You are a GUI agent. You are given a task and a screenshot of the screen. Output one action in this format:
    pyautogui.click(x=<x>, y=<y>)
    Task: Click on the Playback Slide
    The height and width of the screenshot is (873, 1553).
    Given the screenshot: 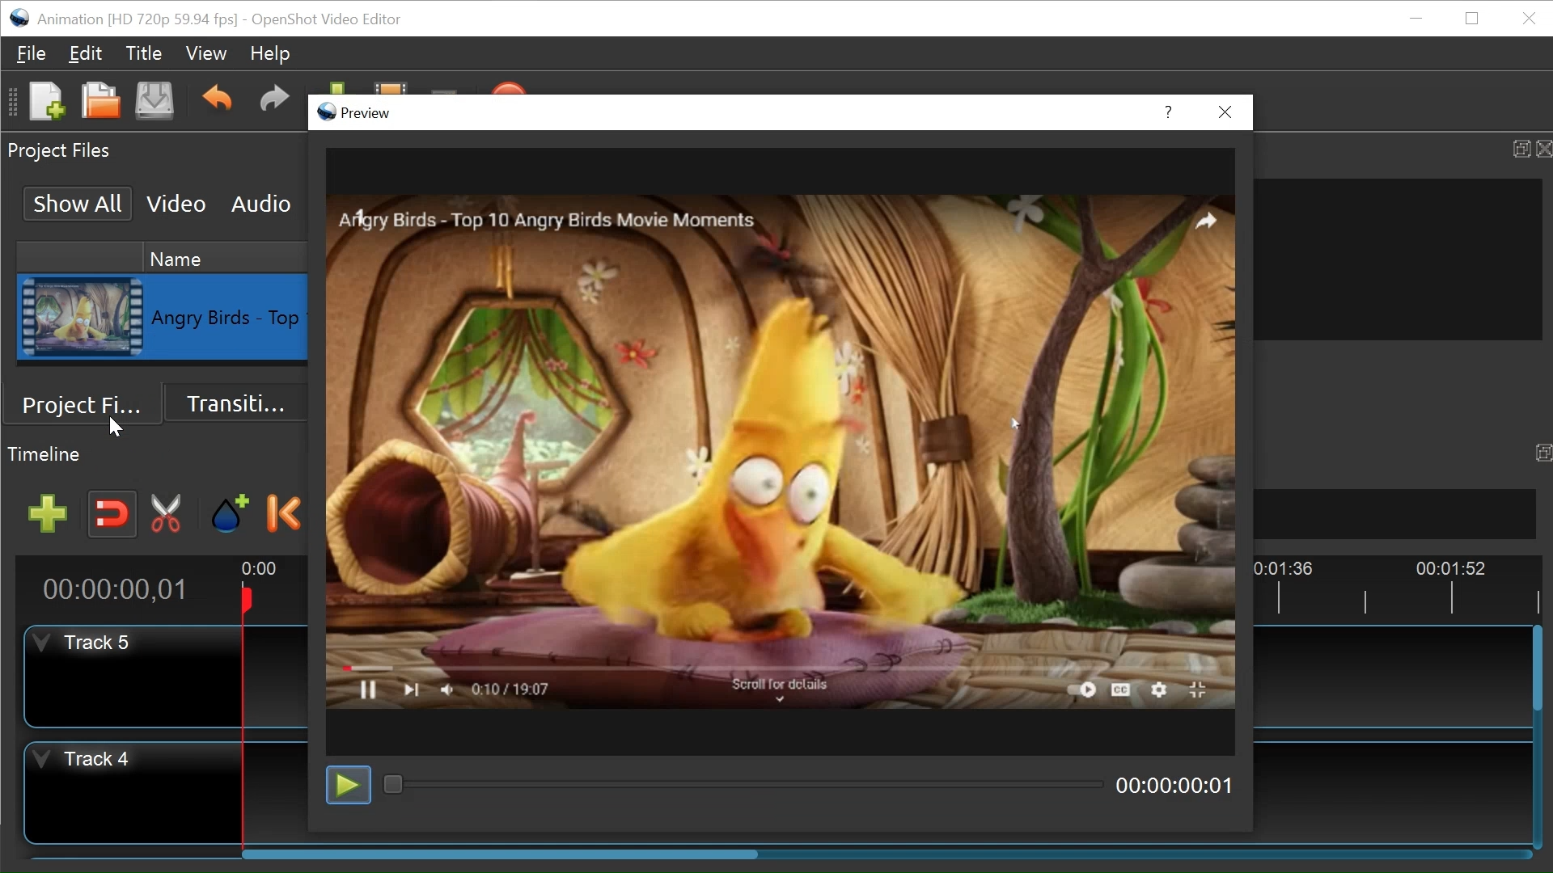 What is the action you would take?
    pyautogui.click(x=743, y=785)
    